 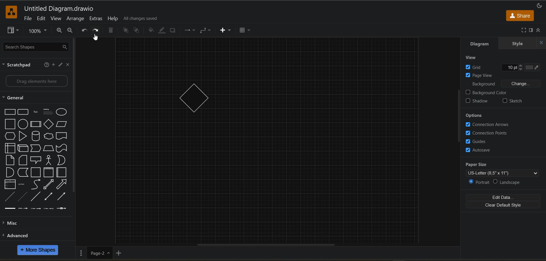 I want to click on or, so click(x=61, y=160).